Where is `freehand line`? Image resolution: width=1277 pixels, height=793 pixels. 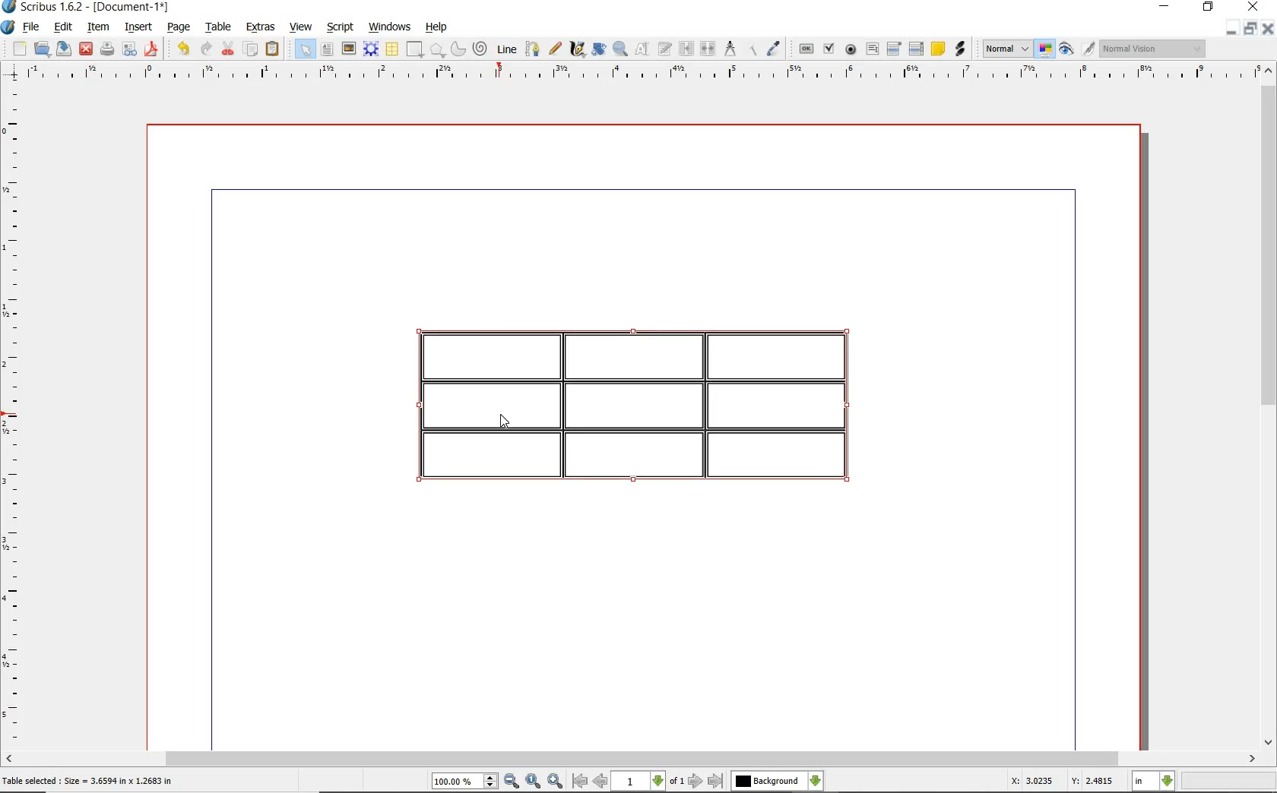
freehand line is located at coordinates (556, 50).